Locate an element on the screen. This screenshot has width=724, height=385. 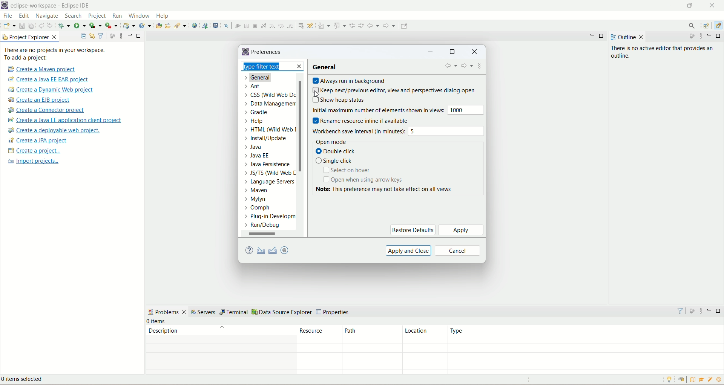
general is located at coordinates (327, 67).